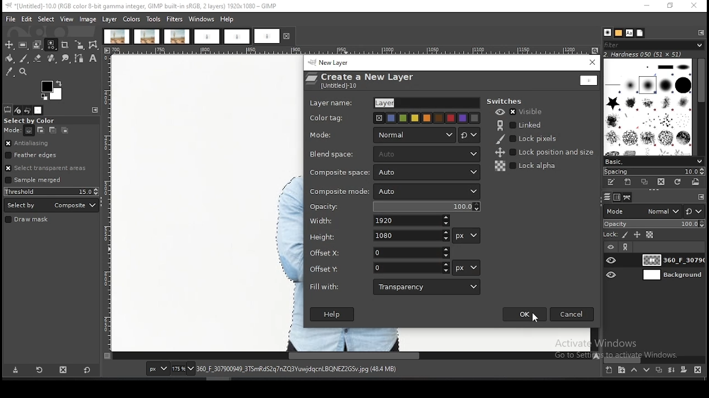 The width and height of the screenshot is (709, 398). I want to click on zoom tool, so click(22, 71).